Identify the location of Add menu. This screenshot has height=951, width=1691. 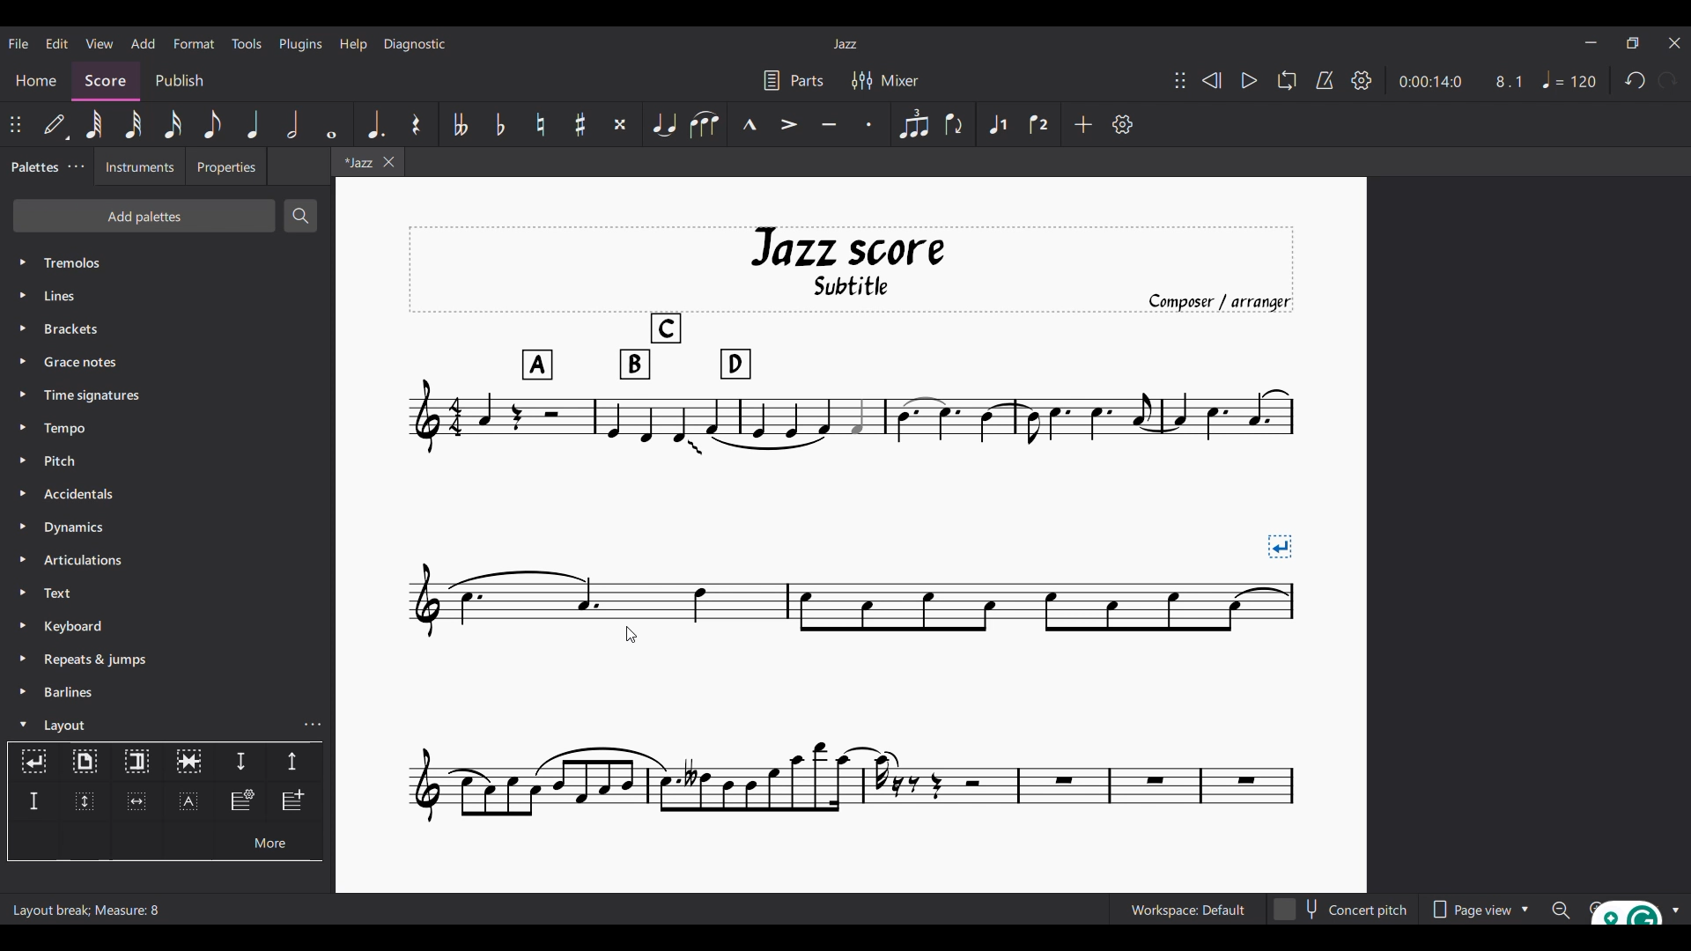
(143, 43).